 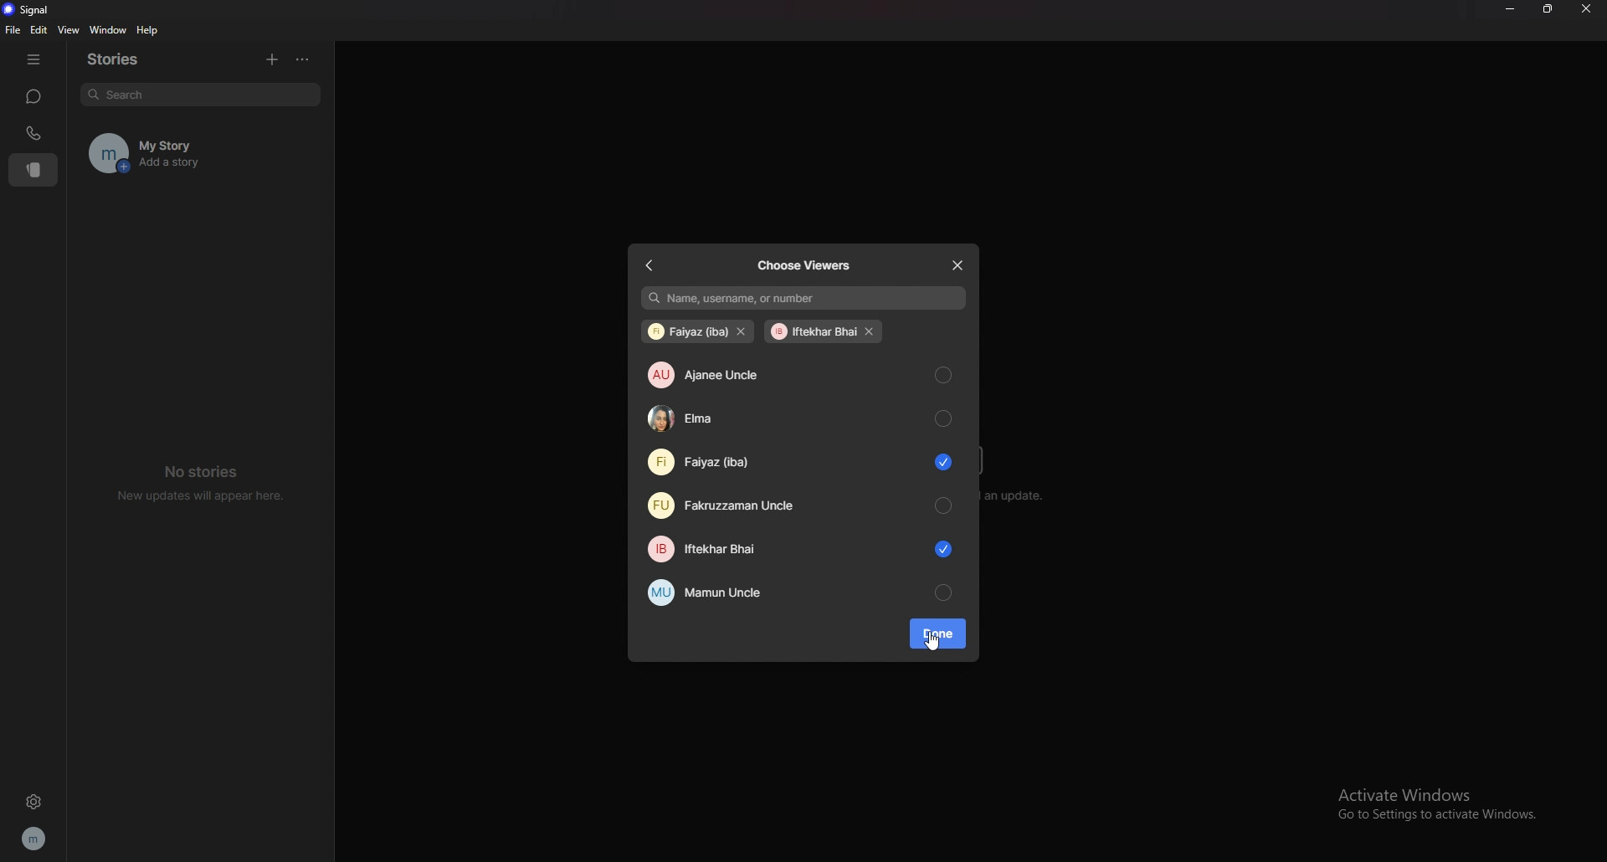 I want to click on iftekhar bhai, so click(x=803, y=549).